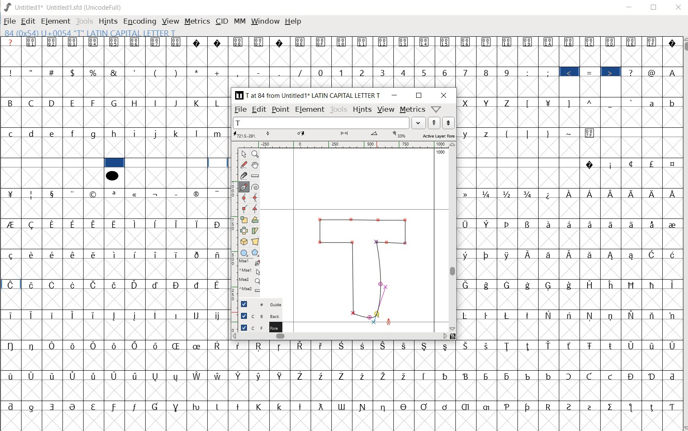 The width and height of the screenshot is (688, 431). I want to click on encoding, so click(139, 22).